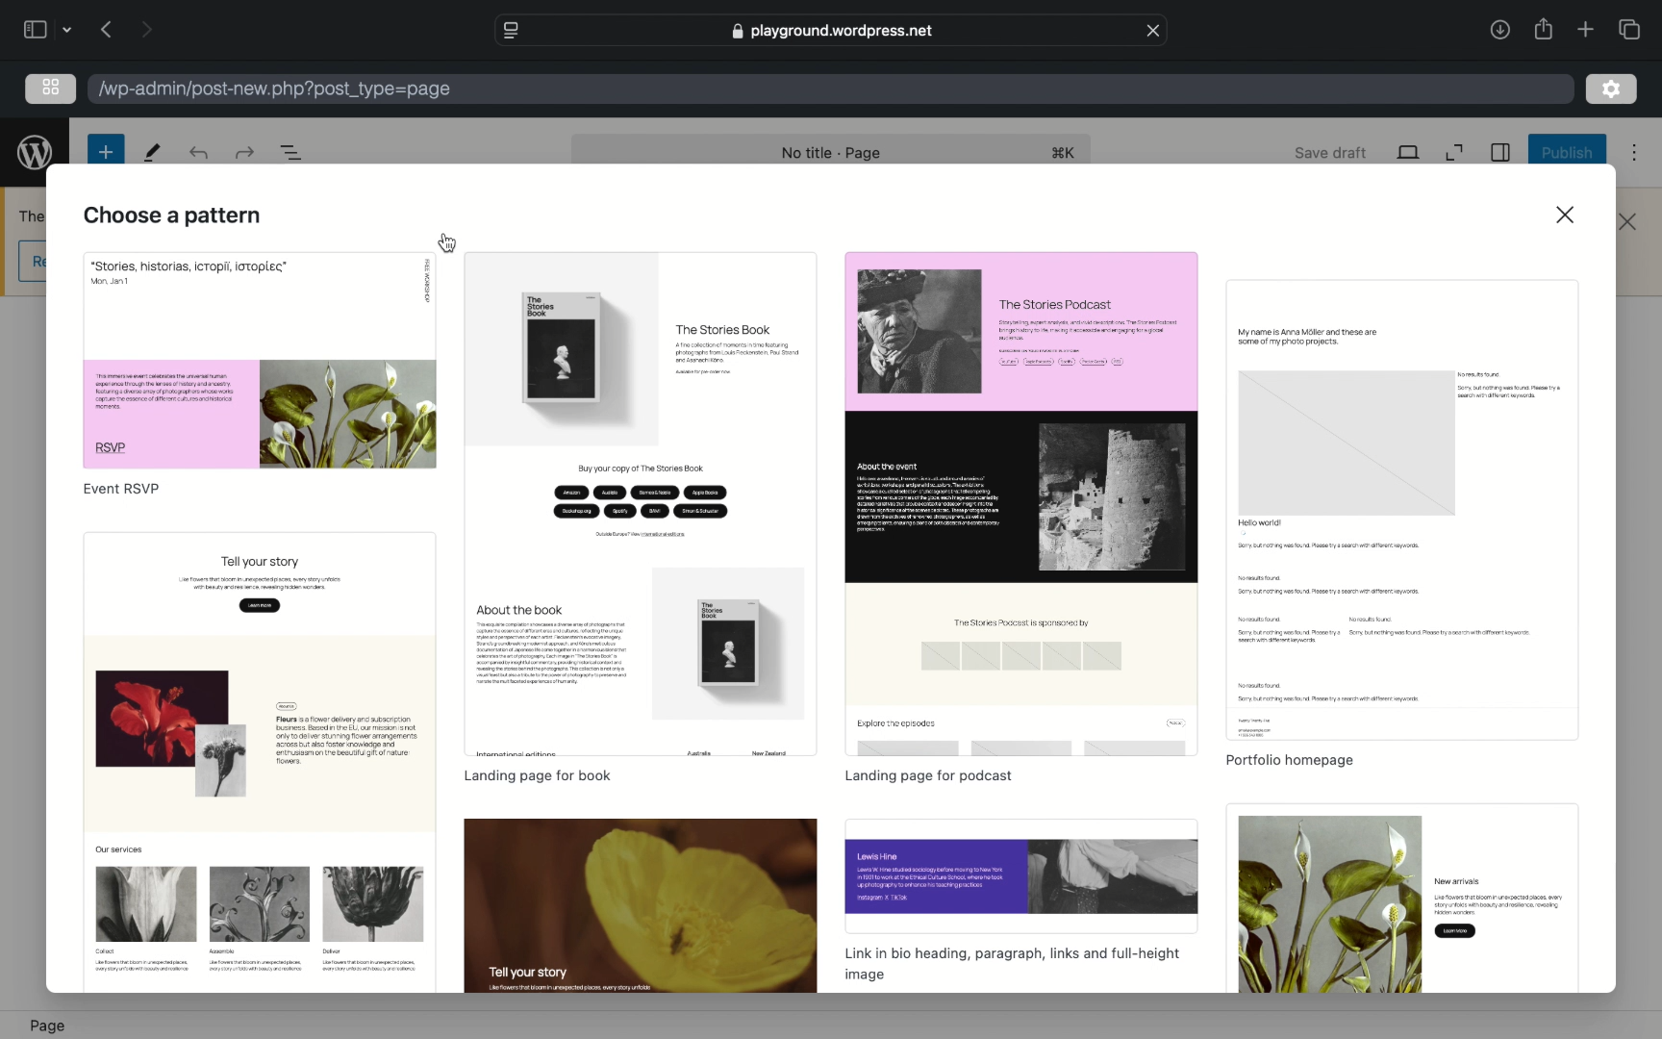 The width and height of the screenshot is (1662, 1039). Describe the element at coordinates (640, 505) in the screenshot. I see `preview` at that location.